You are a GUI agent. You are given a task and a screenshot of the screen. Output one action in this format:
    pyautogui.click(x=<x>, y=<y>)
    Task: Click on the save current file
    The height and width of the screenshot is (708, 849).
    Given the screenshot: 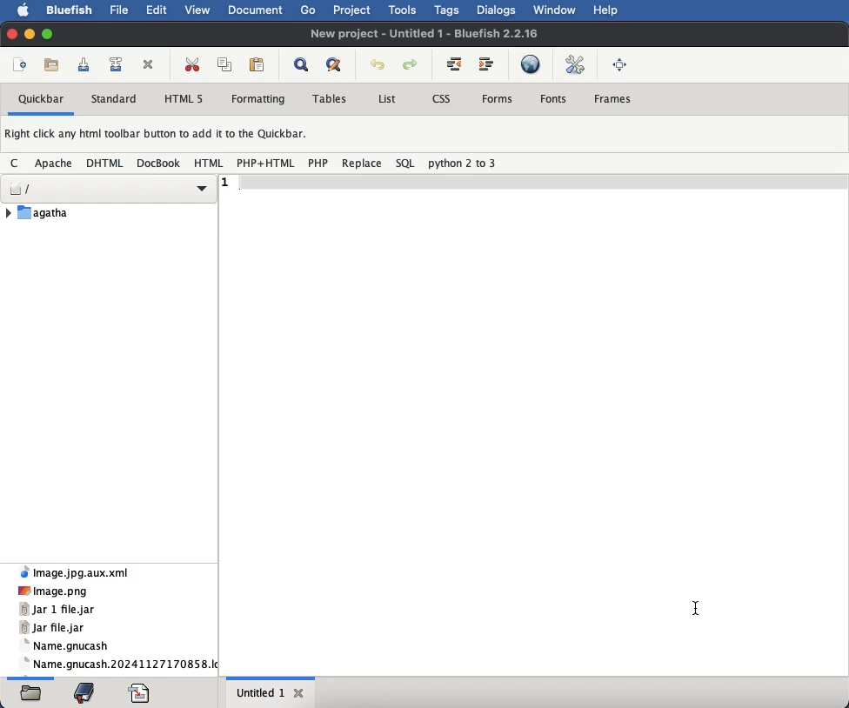 What is the action you would take?
    pyautogui.click(x=84, y=64)
    